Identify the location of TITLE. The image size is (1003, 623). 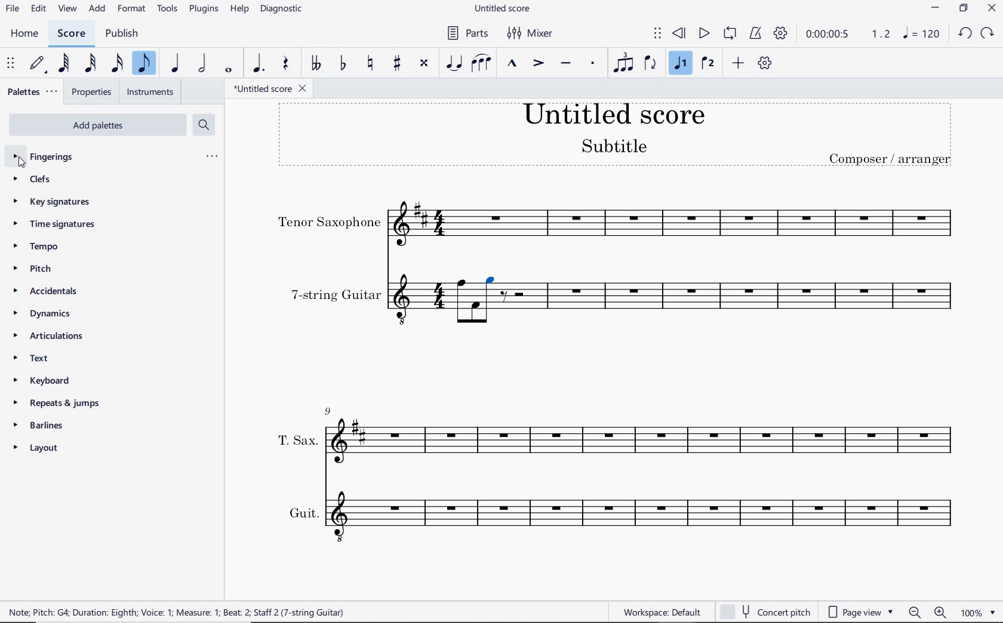
(614, 135).